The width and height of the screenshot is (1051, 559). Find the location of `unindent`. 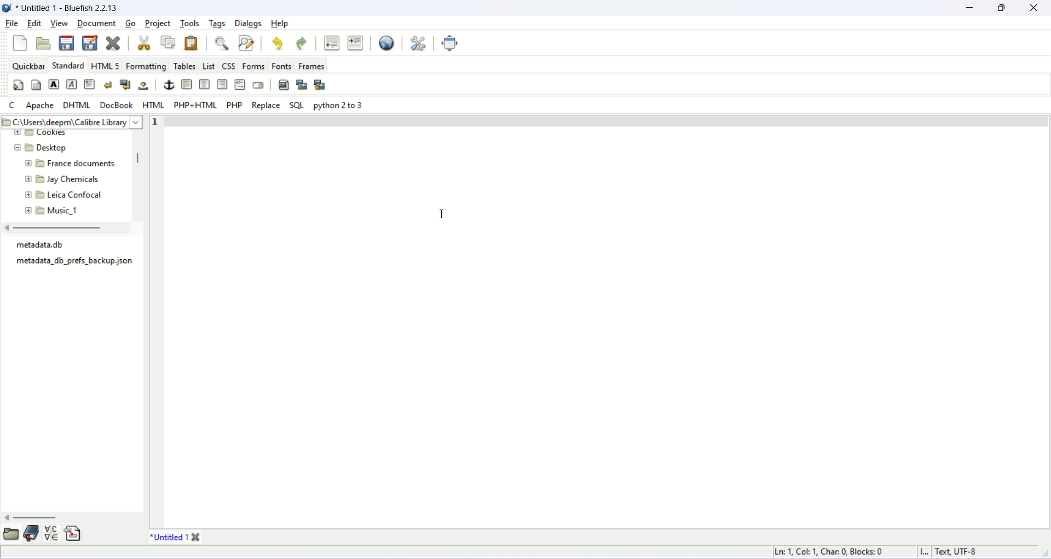

unindent is located at coordinates (332, 43).